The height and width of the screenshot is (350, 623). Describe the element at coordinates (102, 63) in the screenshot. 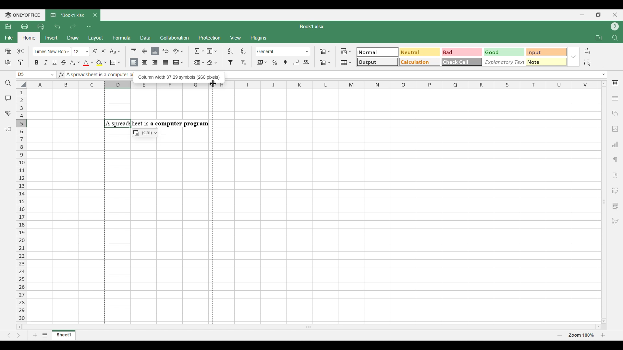

I see `Fill color` at that location.